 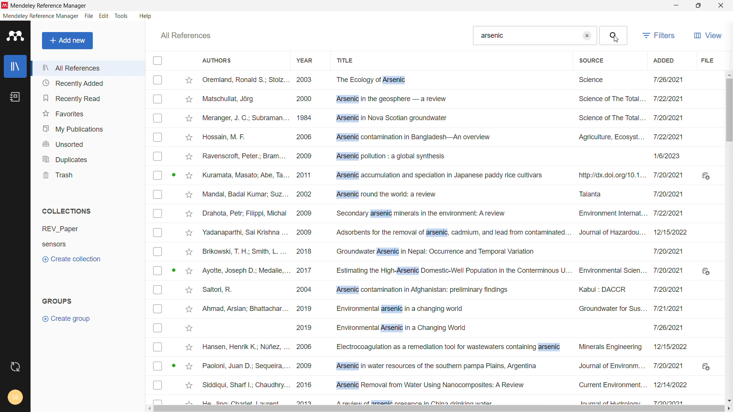 What do you see at coordinates (698, 6) in the screenshot?
I see `maximize` at bounding box center [698, 6].